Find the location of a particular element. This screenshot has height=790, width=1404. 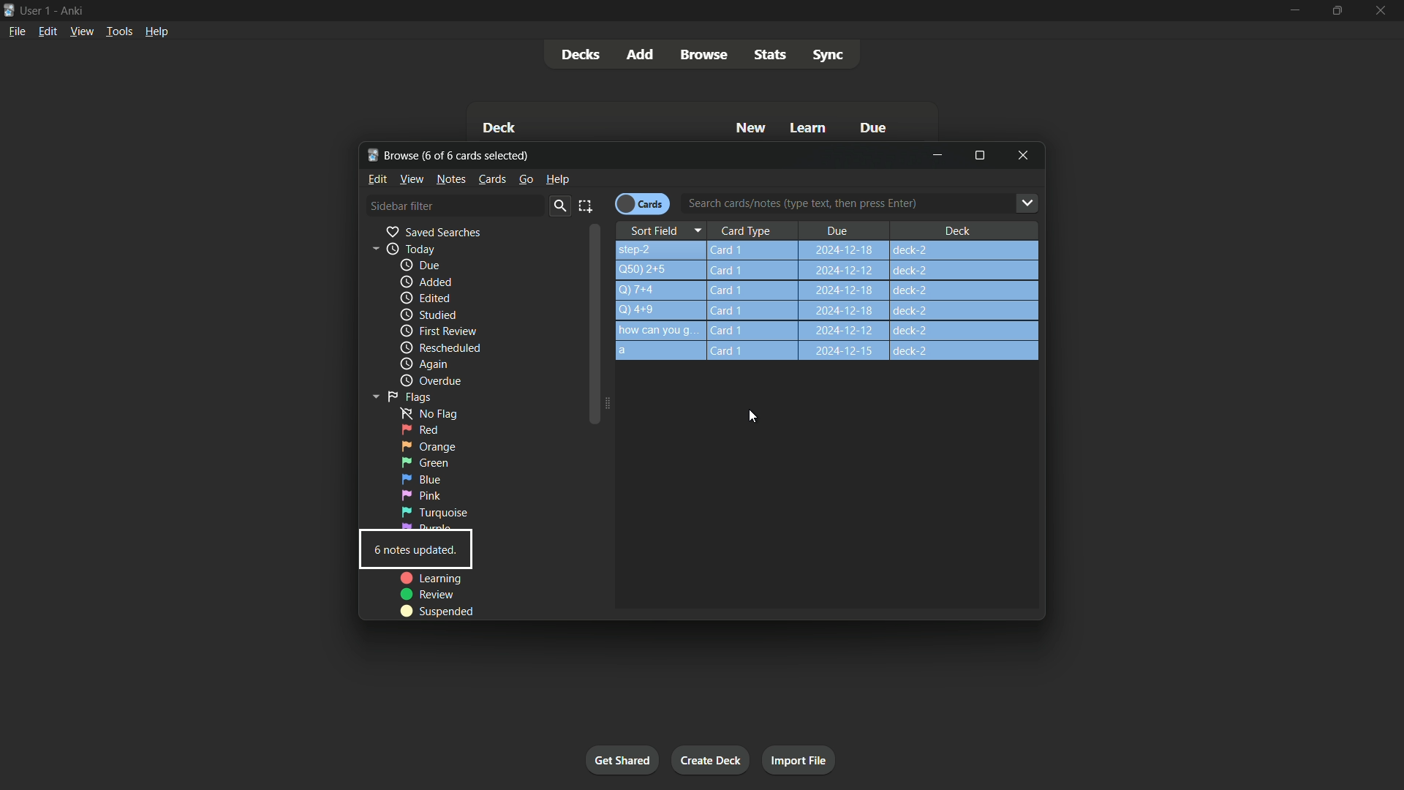

Close app is located at coordinates (1385, 10).